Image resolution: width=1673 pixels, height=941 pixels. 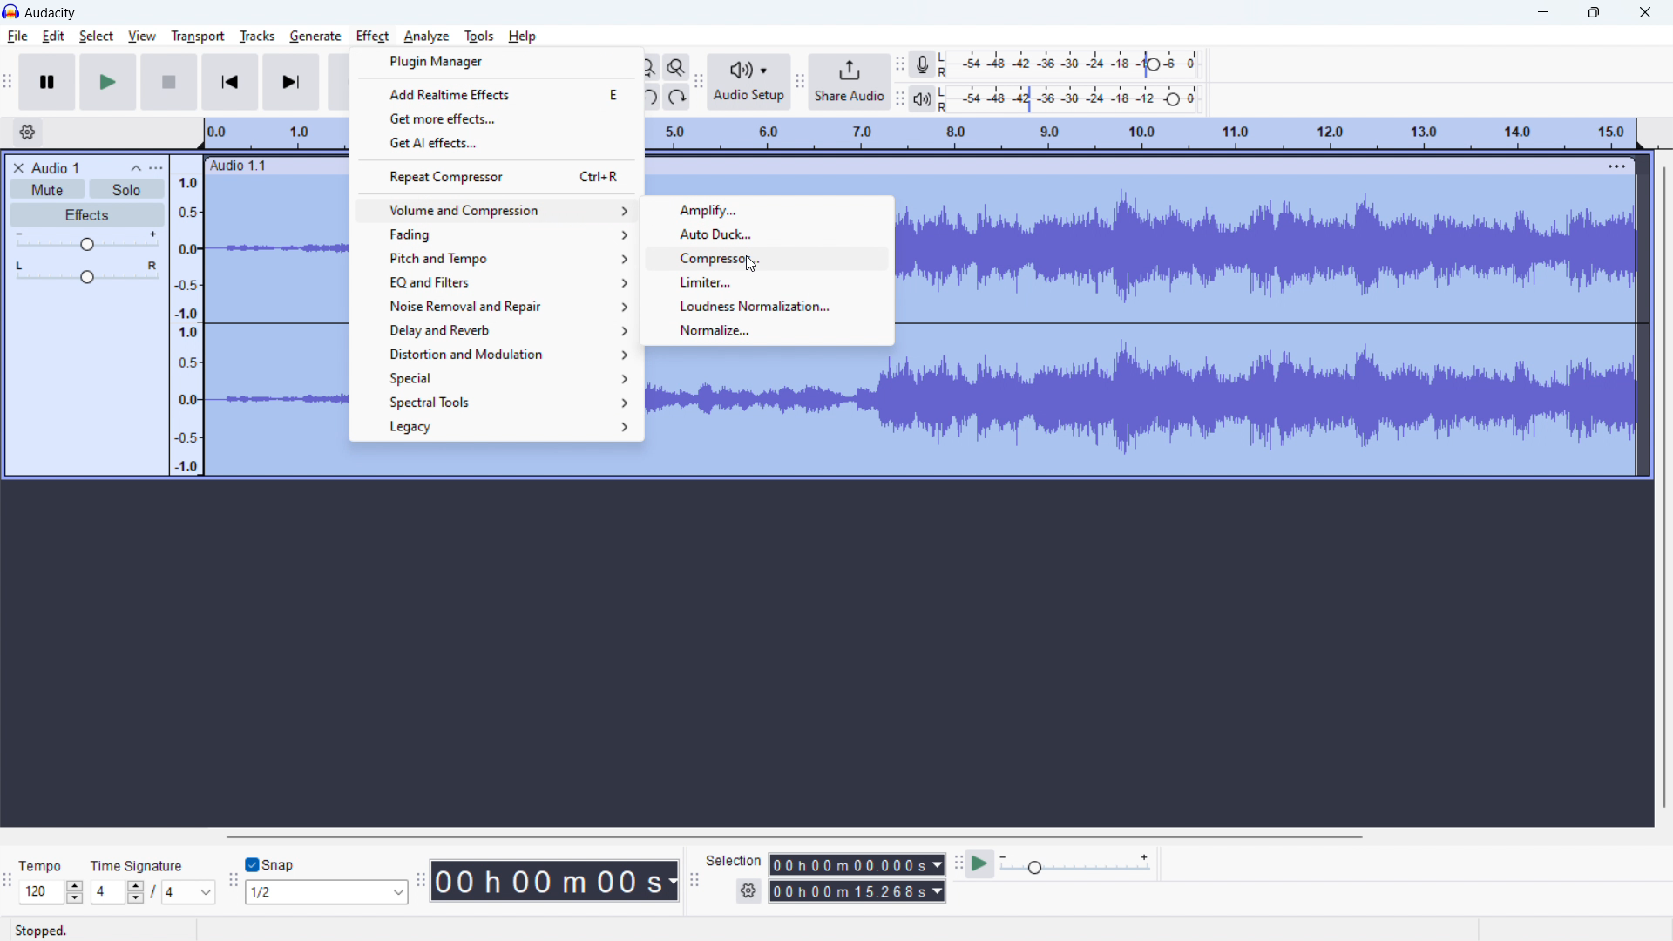 I want to click on EQ and filters, so click(x=493, y=281).